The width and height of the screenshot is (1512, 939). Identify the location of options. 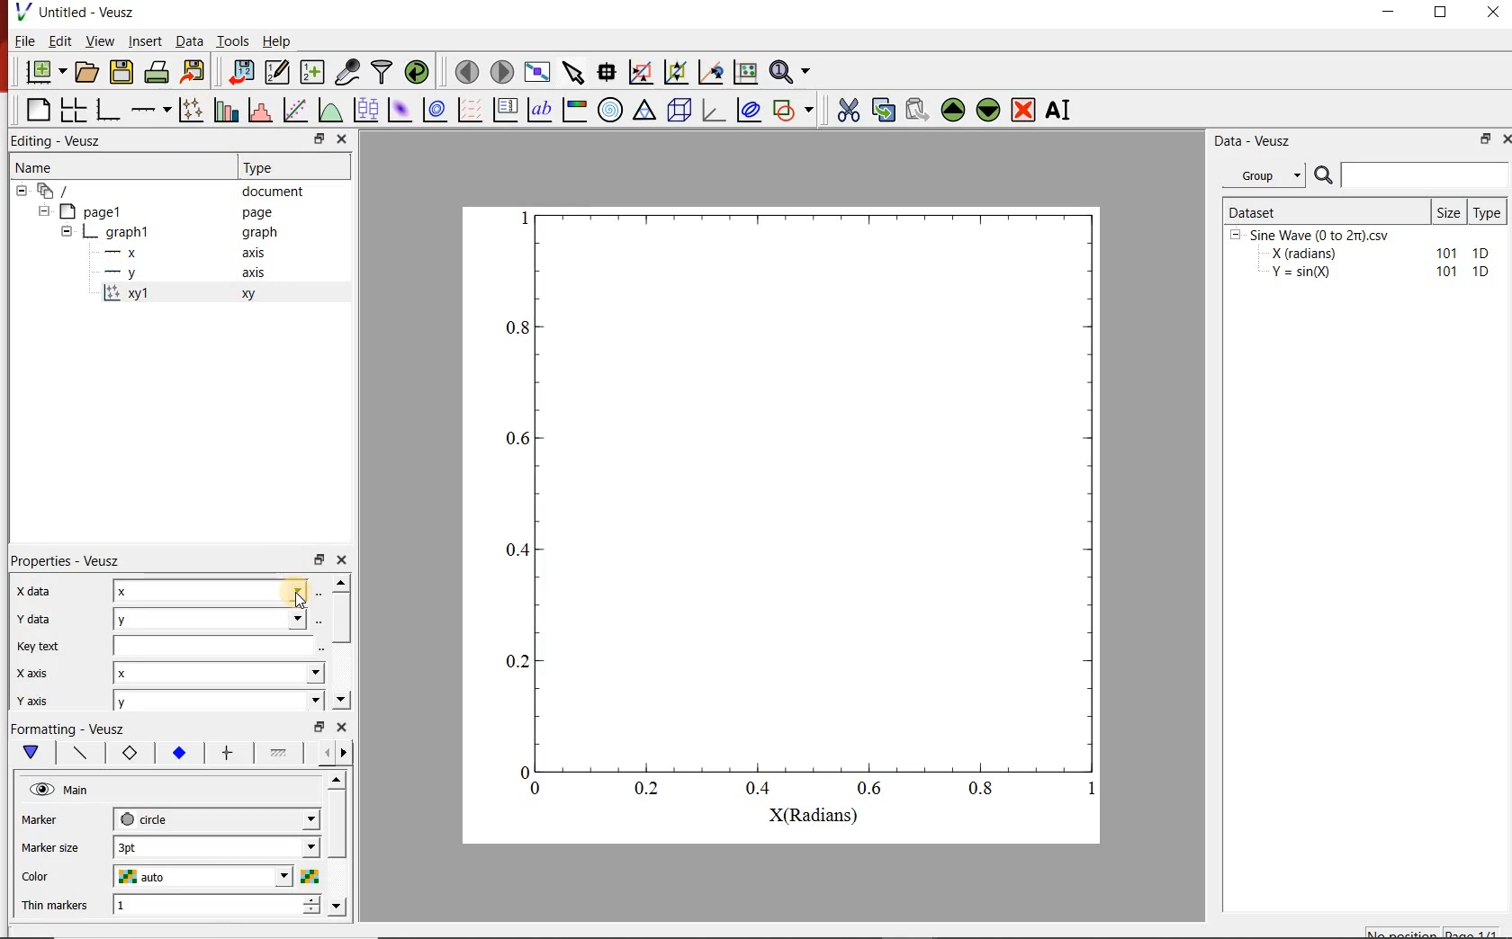
(225, 754).